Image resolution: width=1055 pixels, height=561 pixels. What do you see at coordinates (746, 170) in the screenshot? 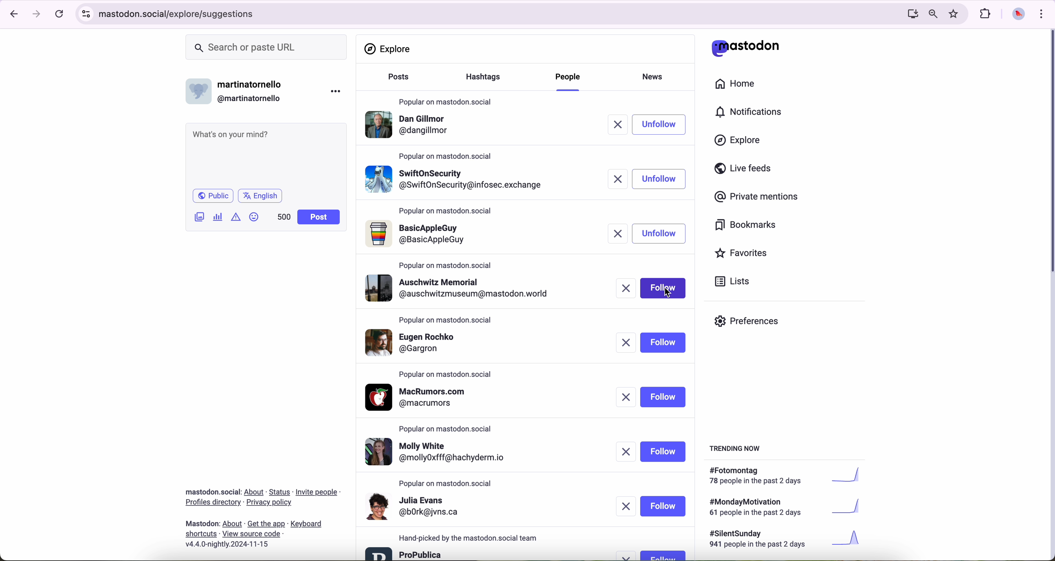
I see `live feeds` at bounding box center [746, 170].